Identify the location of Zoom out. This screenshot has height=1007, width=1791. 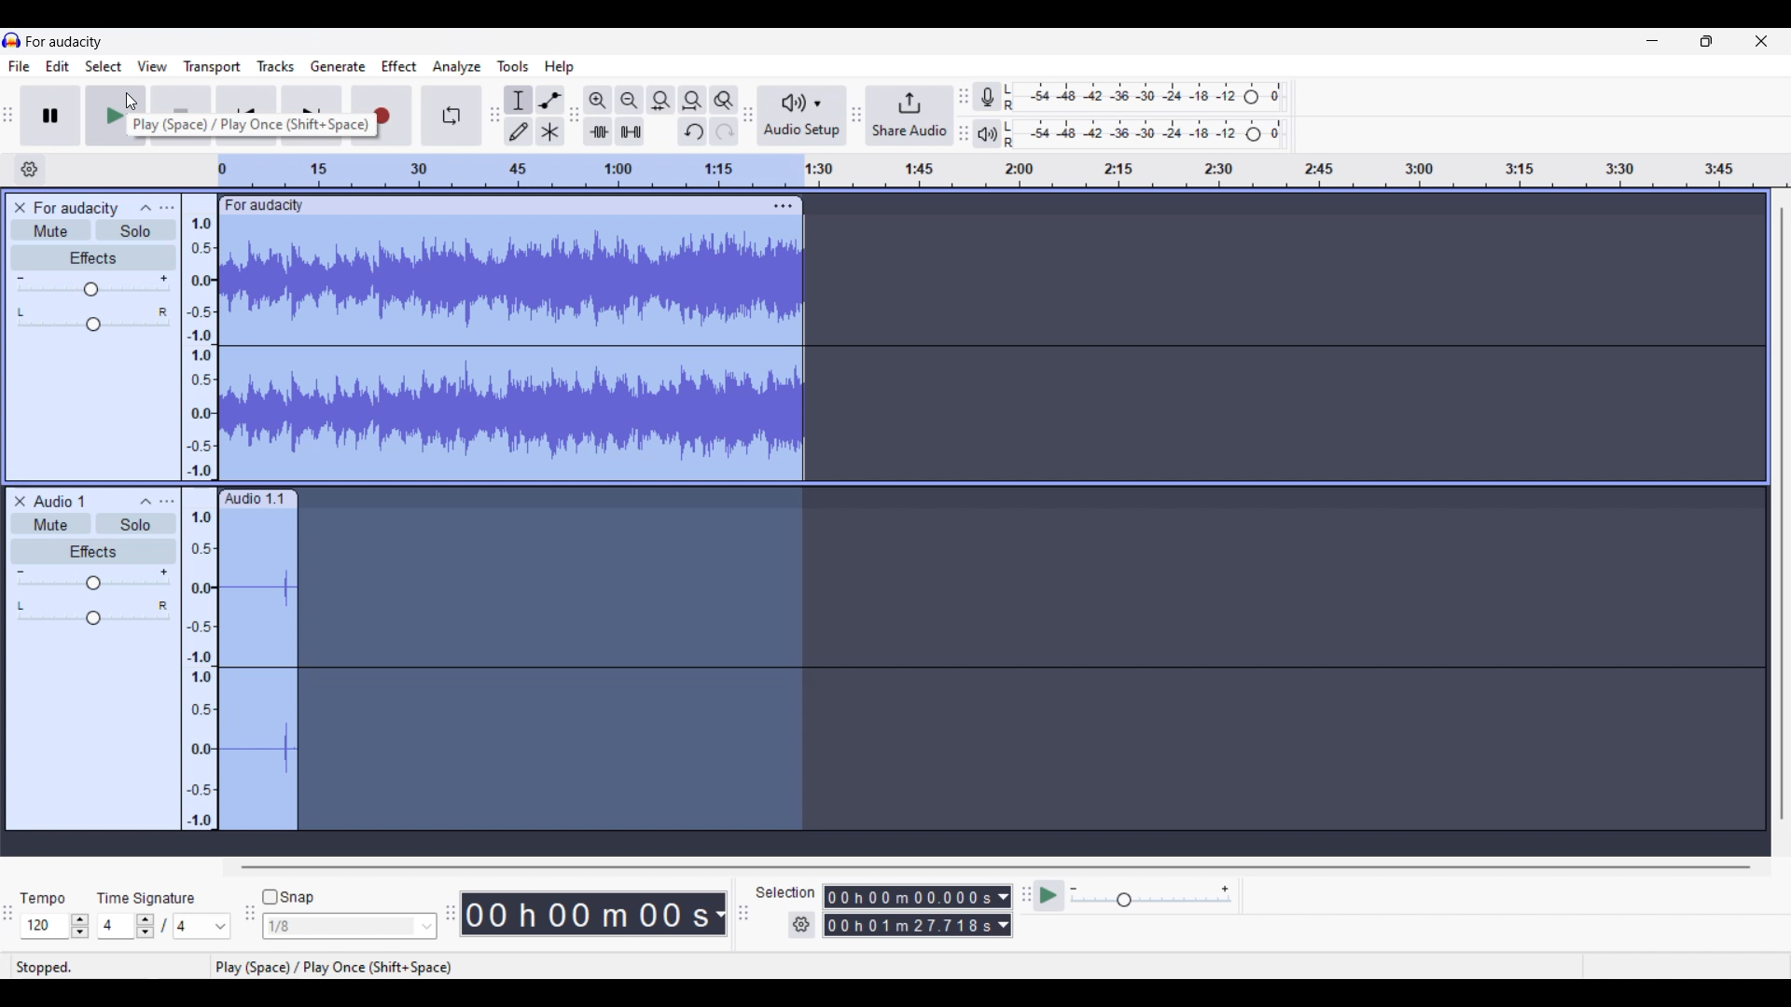
(629, 101).